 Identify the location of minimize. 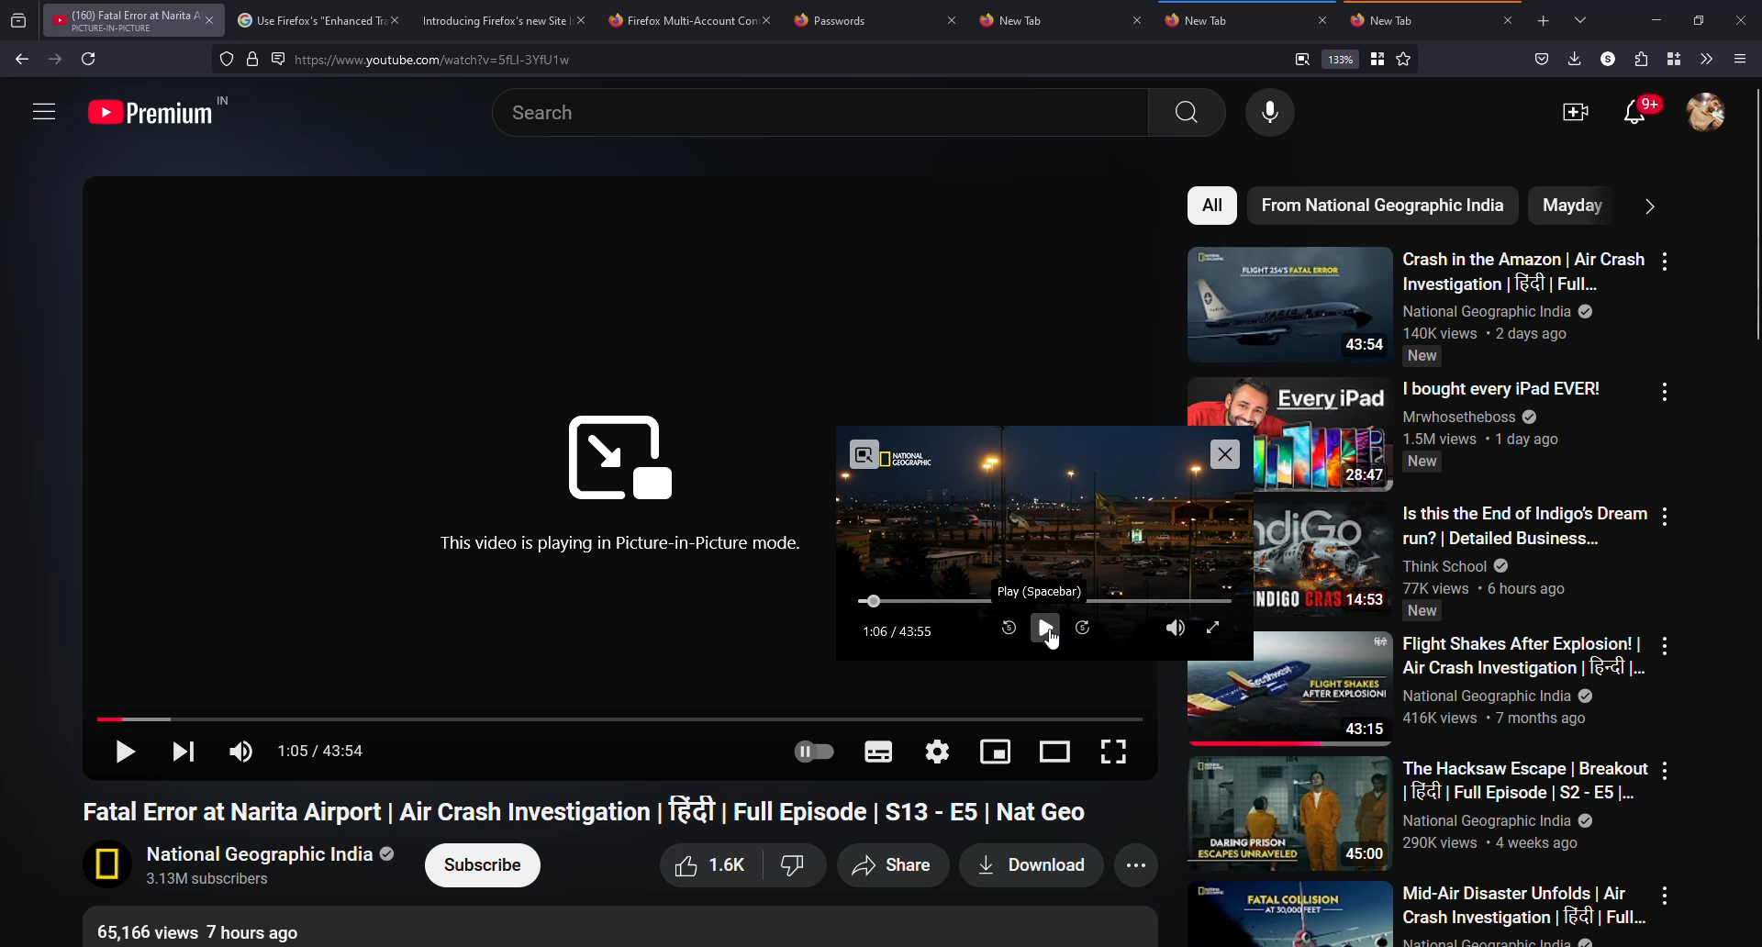
(1656, 20).